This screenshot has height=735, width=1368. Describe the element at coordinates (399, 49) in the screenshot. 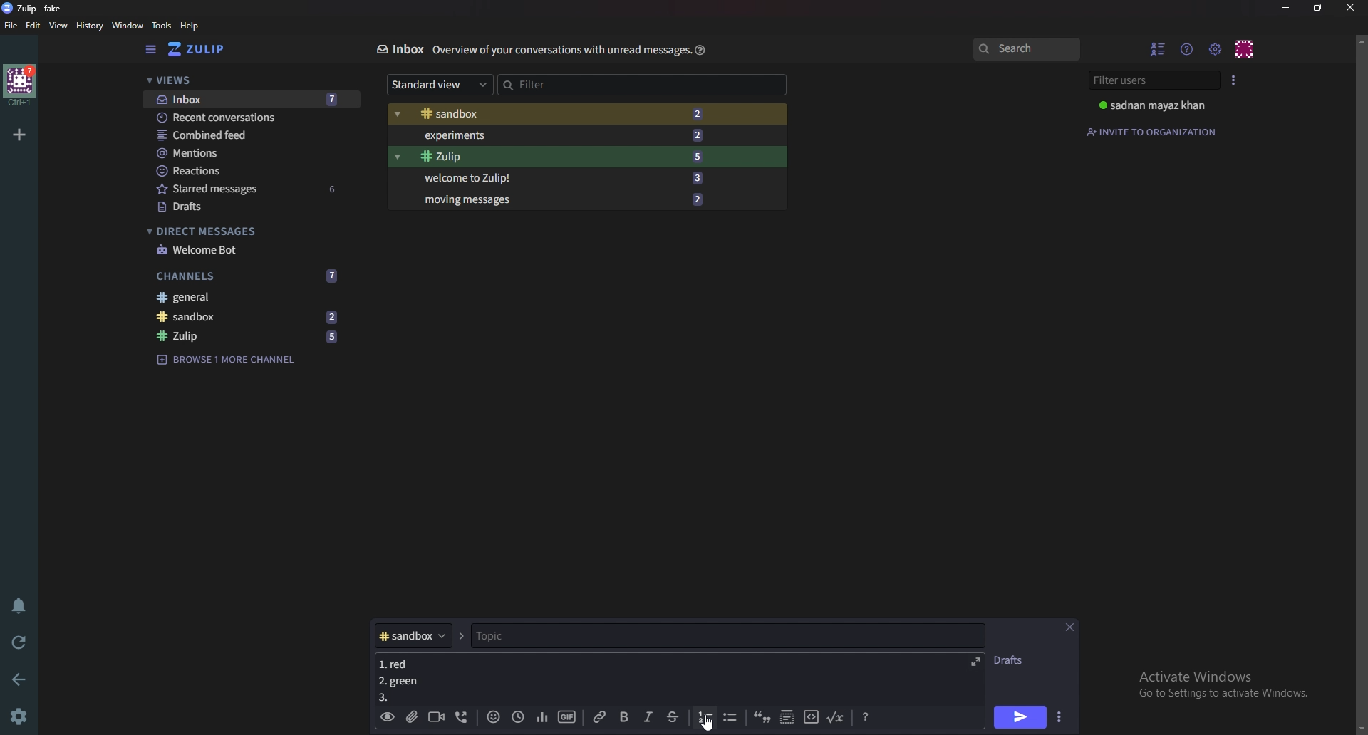

I see `Inbox` at that location.